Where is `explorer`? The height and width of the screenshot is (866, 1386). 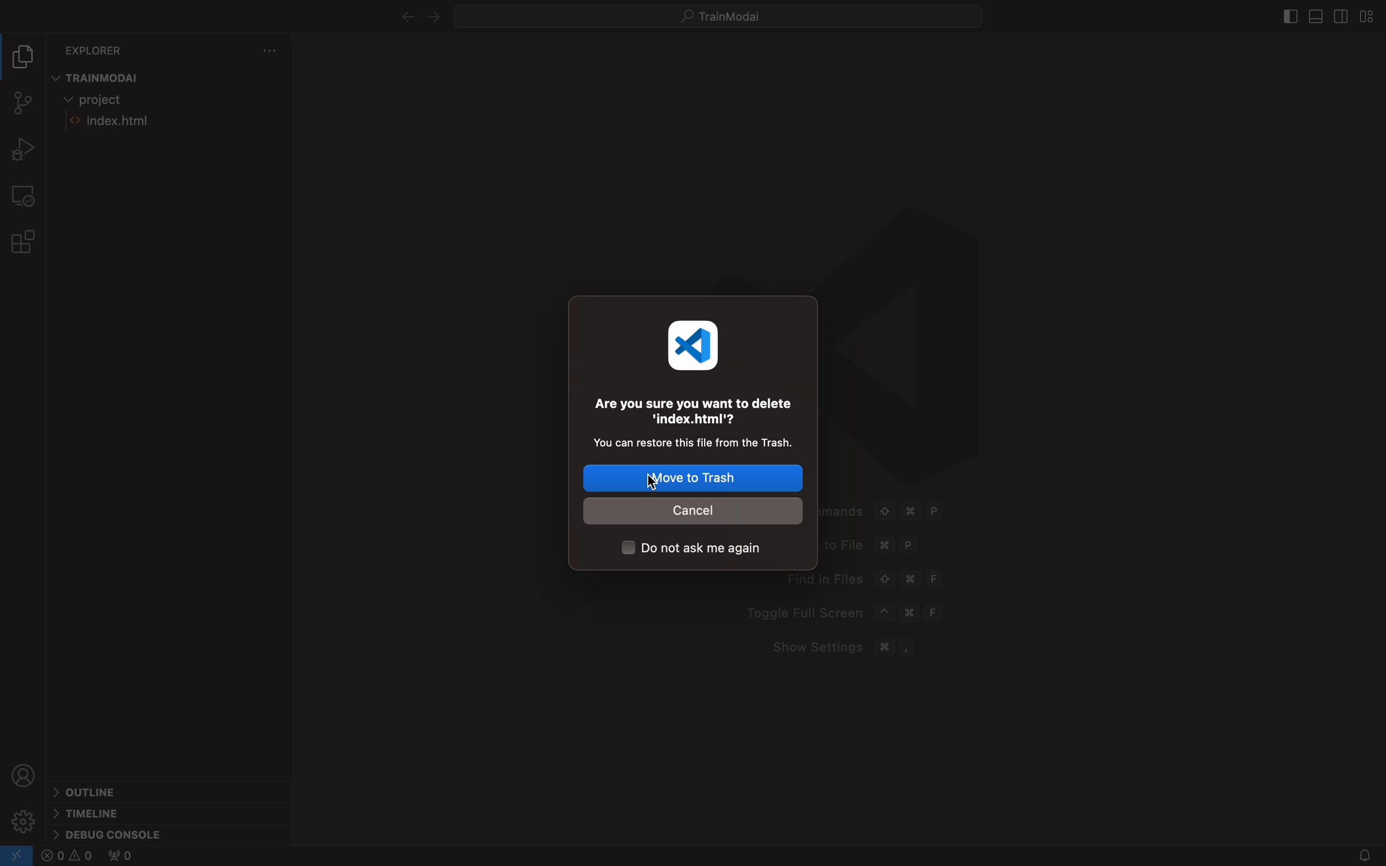 explorer is located at coordinates (97, 48).